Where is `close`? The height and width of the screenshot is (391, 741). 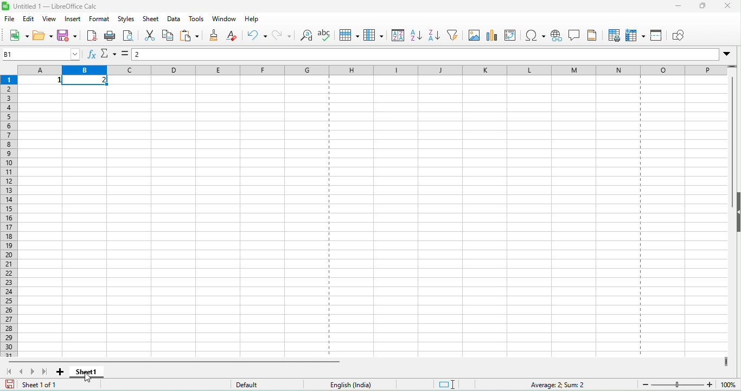 close is located at coordinates (730, 8).